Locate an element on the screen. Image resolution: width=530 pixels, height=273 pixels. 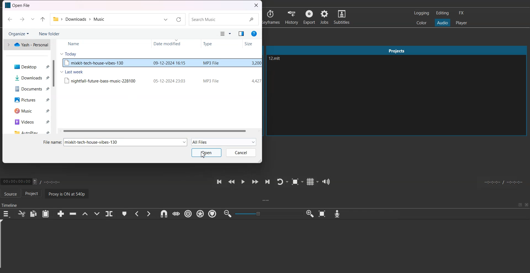
Playhead is located at coordinates (5, 246).